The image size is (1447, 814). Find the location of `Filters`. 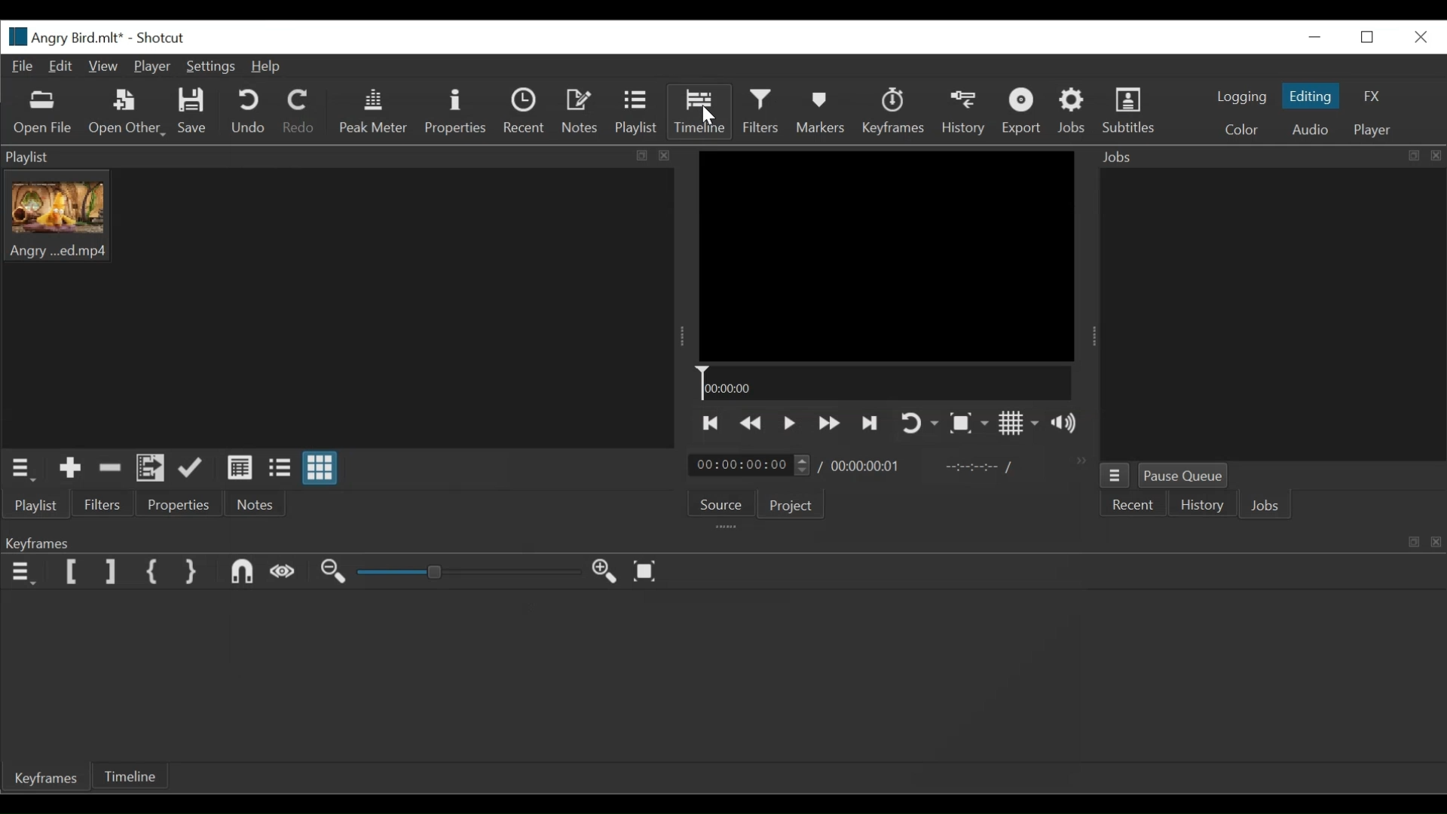

Filters is located at coordinates (105, 504).